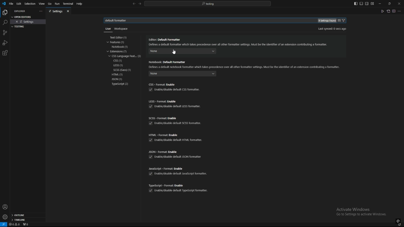 This screenshot has width=404, height=227. Describe the element at coordinates (179, 184) in the screenshot. I see `typescript format enable` at that location.